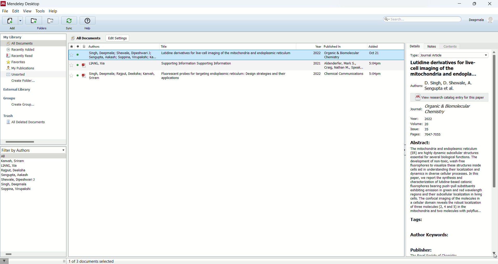 The image size is (498, 264). Describe the element at coordinates (374, 53) in the screenshot. I see `Oct 21` at that location.